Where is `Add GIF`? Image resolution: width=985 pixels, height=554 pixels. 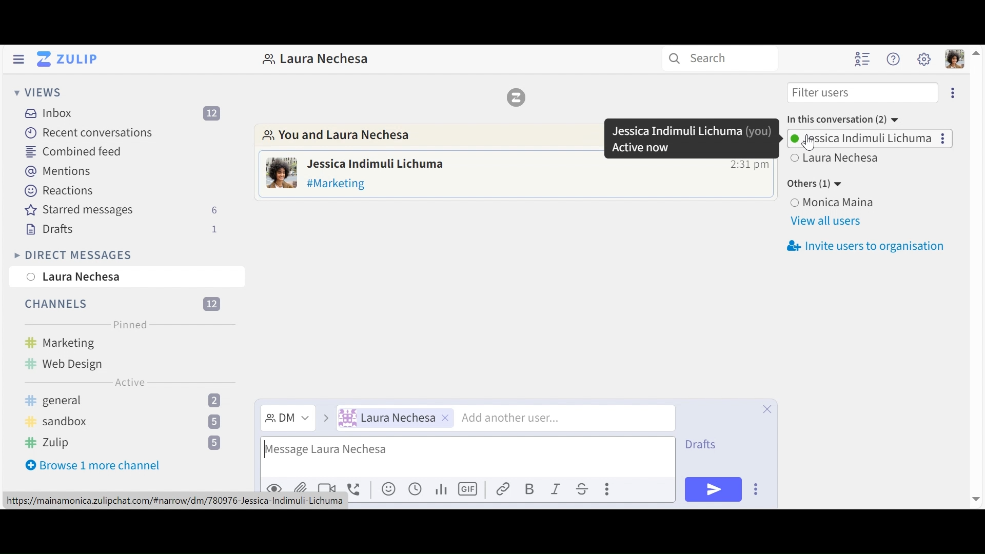
Add GIF is located at coordinates (468, 488).